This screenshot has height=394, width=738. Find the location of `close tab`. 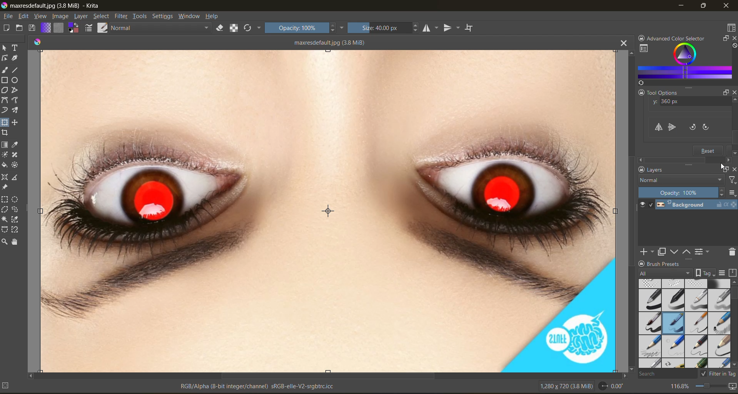

close tab is located at coordinates (619, 45).